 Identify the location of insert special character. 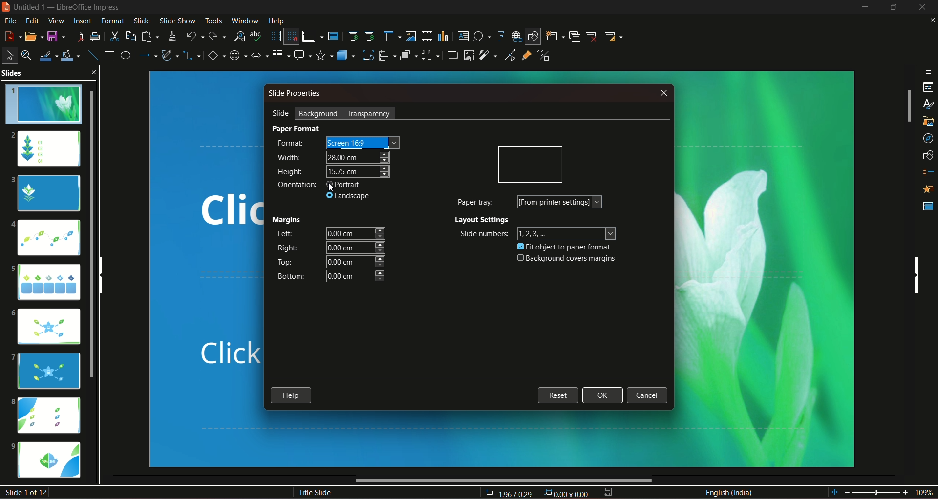
(482, 36).